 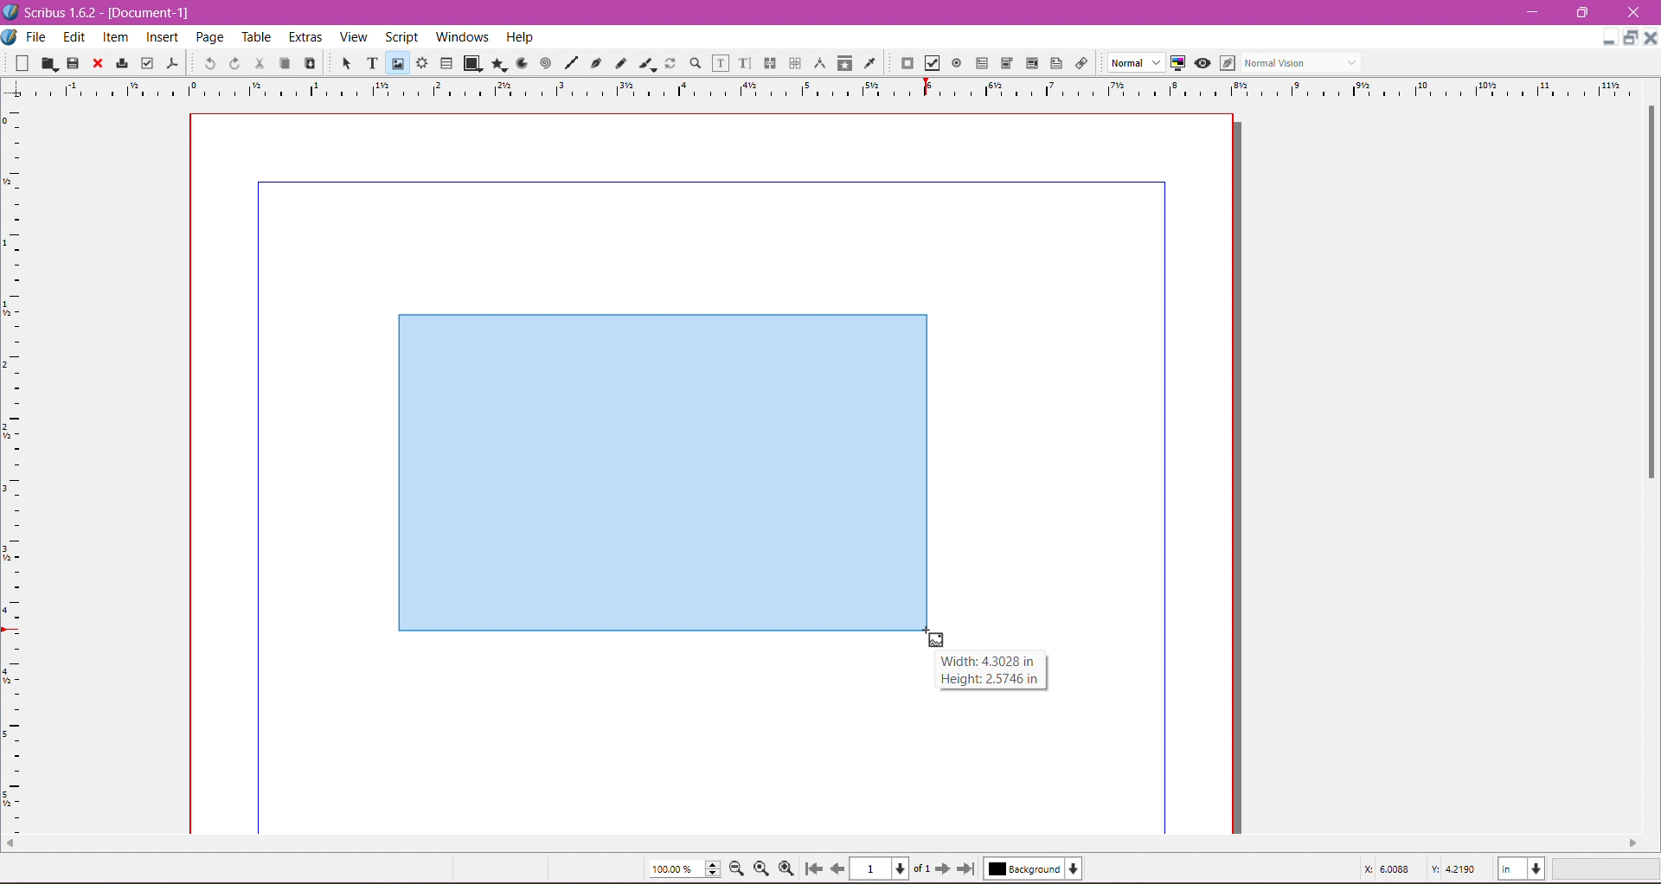 I want to click on Zoom and Pan, so click(x=695, y=64).